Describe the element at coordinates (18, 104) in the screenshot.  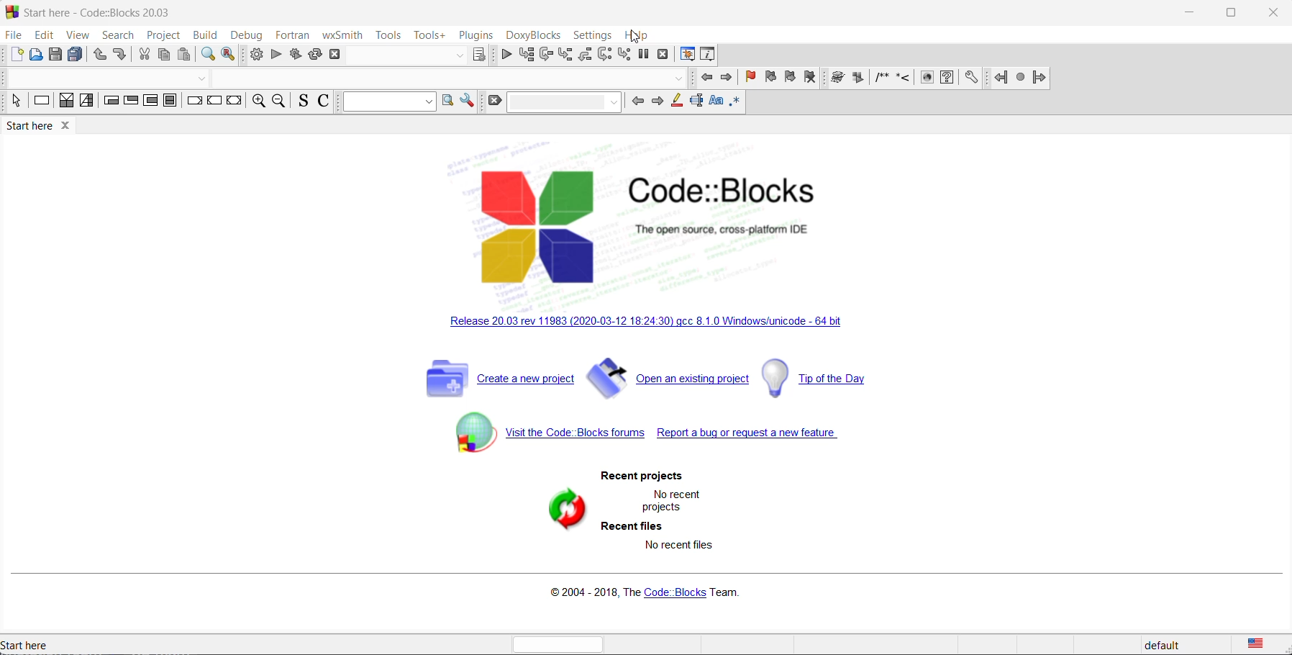
I see `select` at that location.